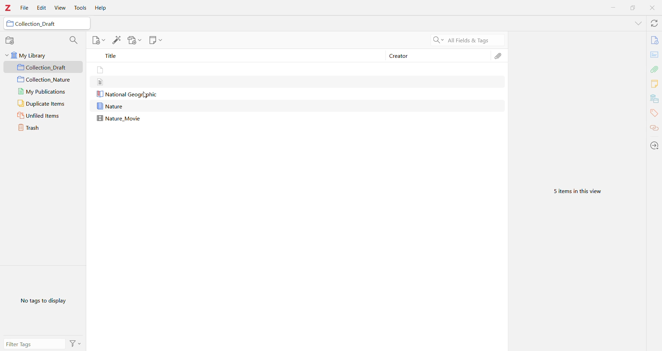  What do you see at coordinates (43, 128) in the screenshot?
I see `Trash` at bounding box center [43, 128].